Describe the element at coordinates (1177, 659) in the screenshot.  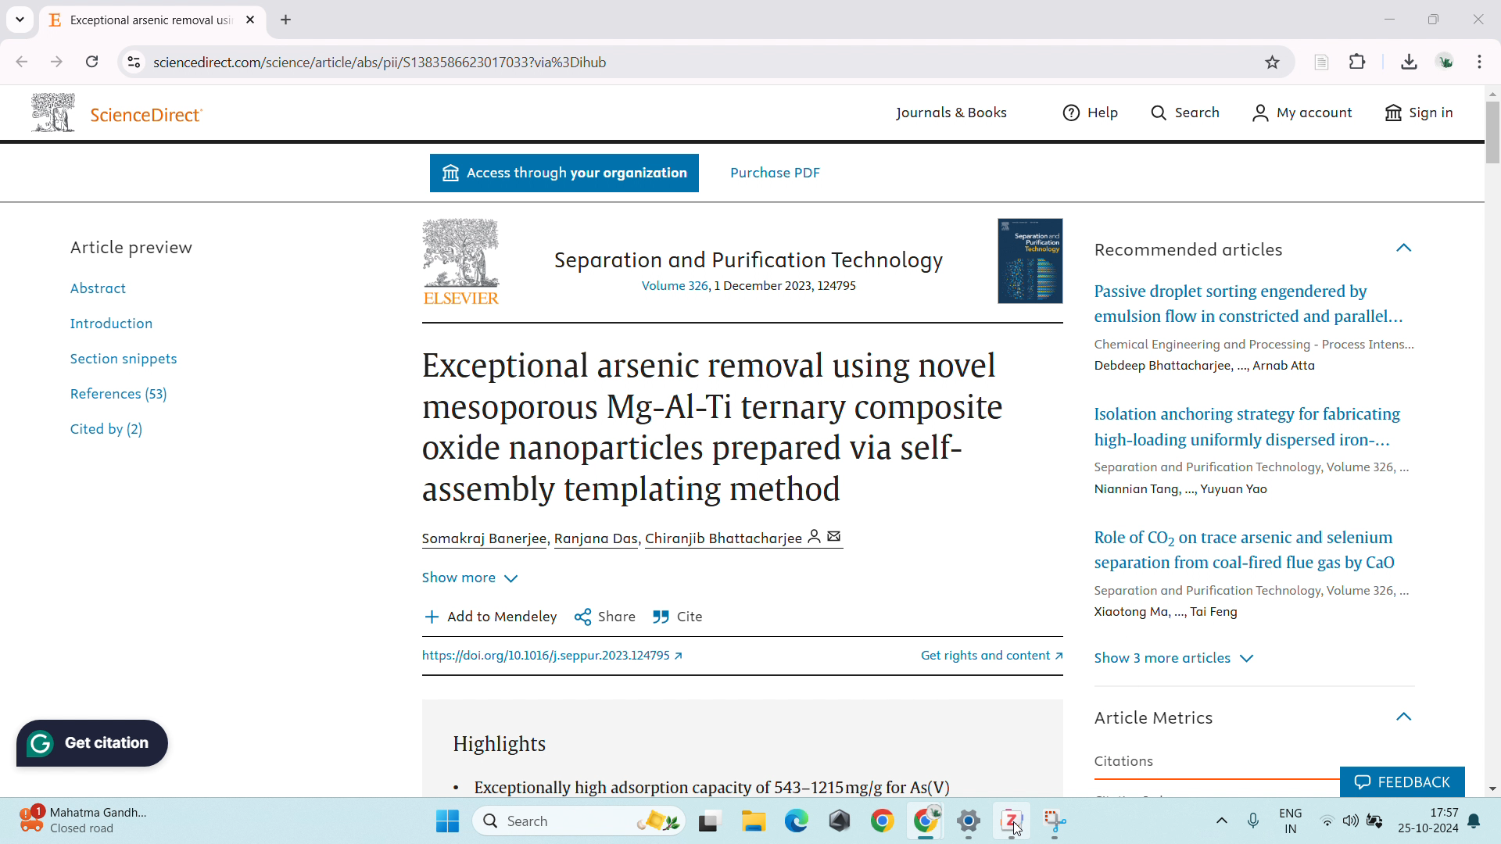
I see `Show 3 more articles ` at that location.